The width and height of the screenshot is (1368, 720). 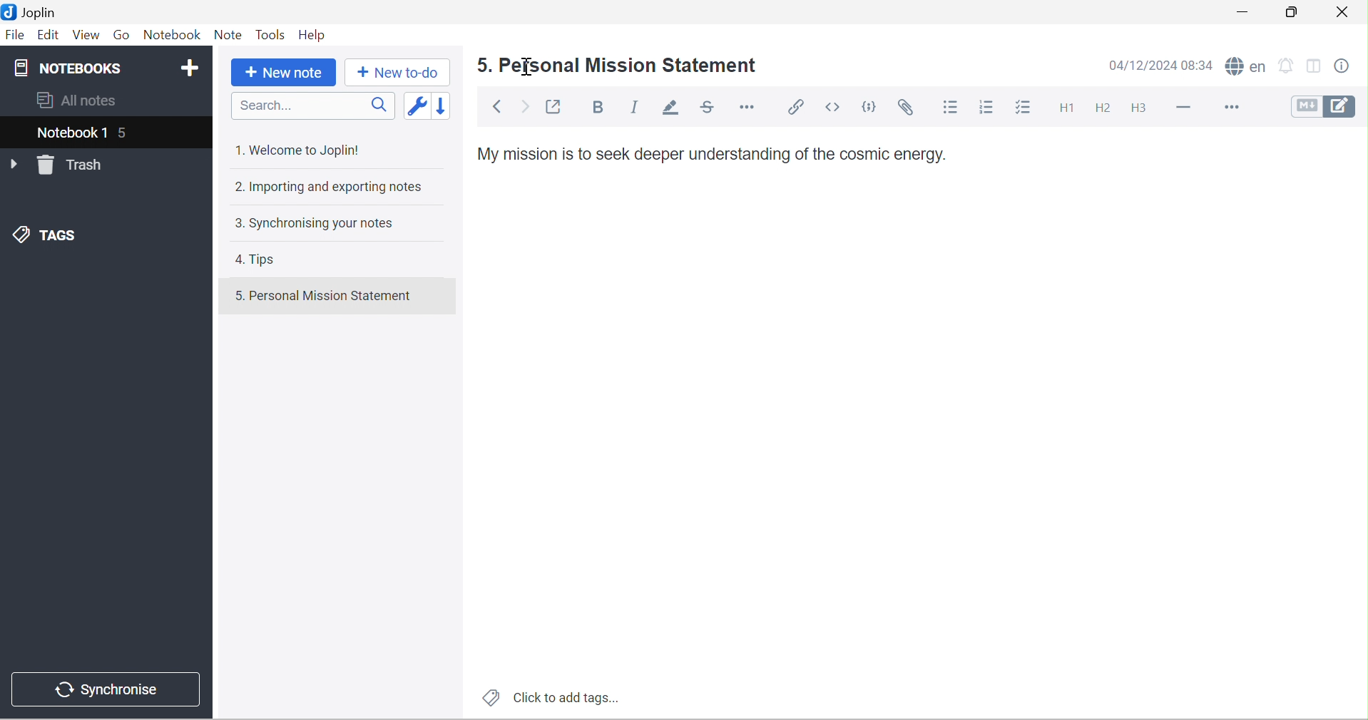 What do you see at coordinates (991, 108) in the screenshot?
I see `Numbered list` at bounding box center [991, 108].